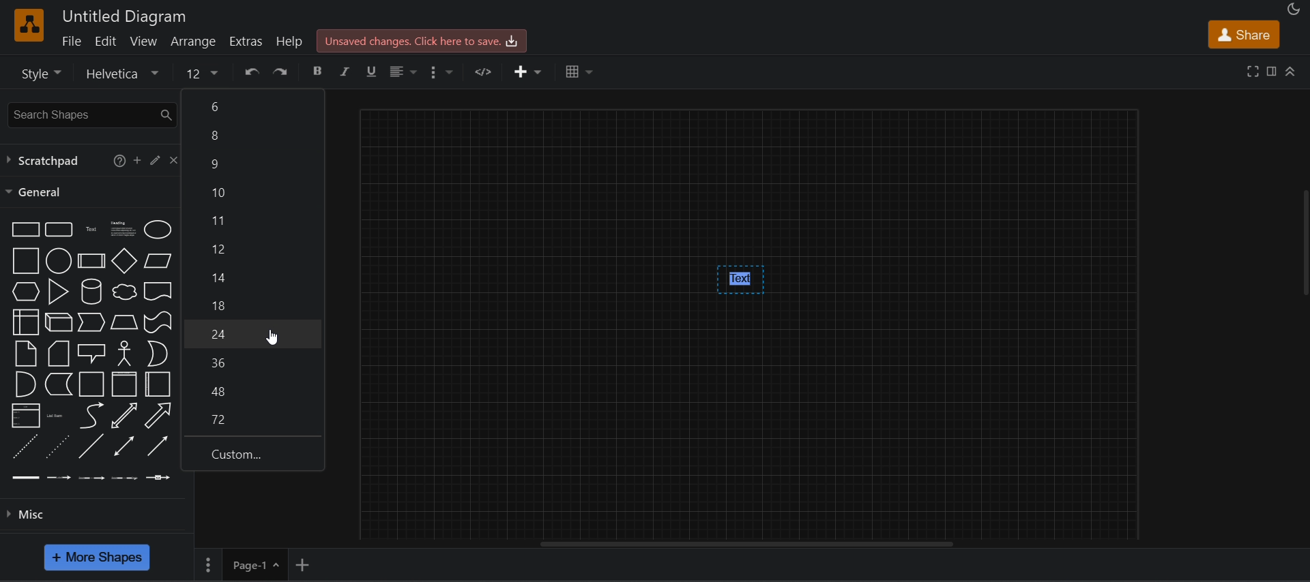 This screenshot has width=1310, height=582. I want to click on 2, so click(252, 248).